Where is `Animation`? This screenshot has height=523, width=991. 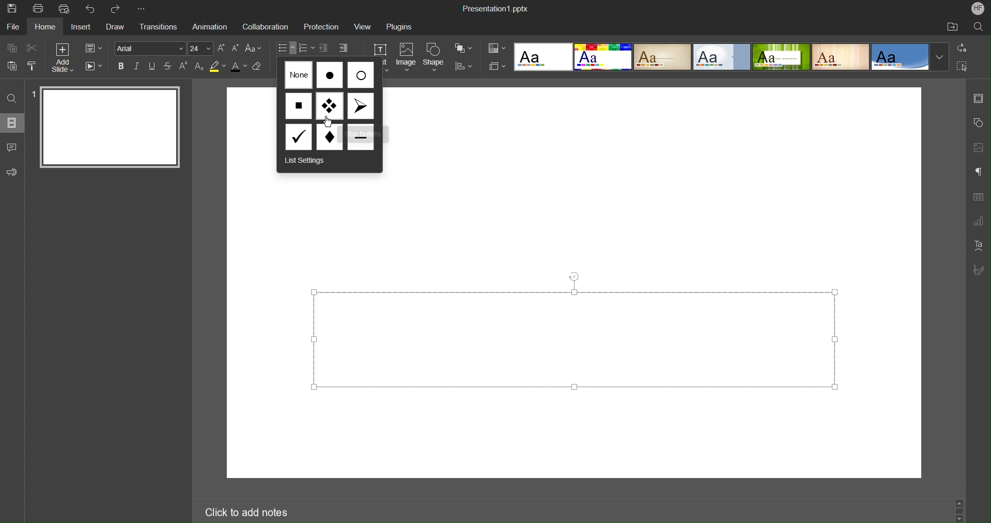
Animation is located at coordinates (208, 27).